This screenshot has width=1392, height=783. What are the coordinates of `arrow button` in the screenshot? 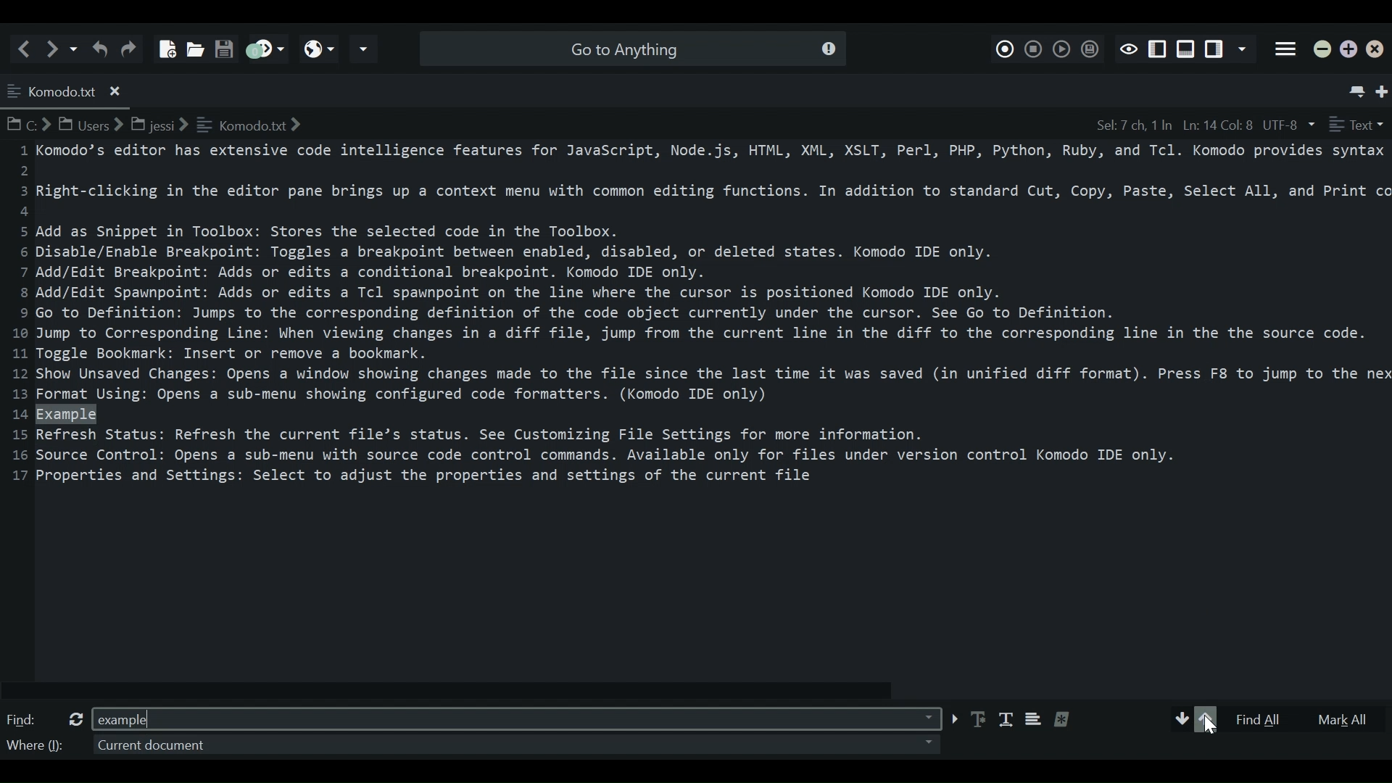 It's located at (953, 719).